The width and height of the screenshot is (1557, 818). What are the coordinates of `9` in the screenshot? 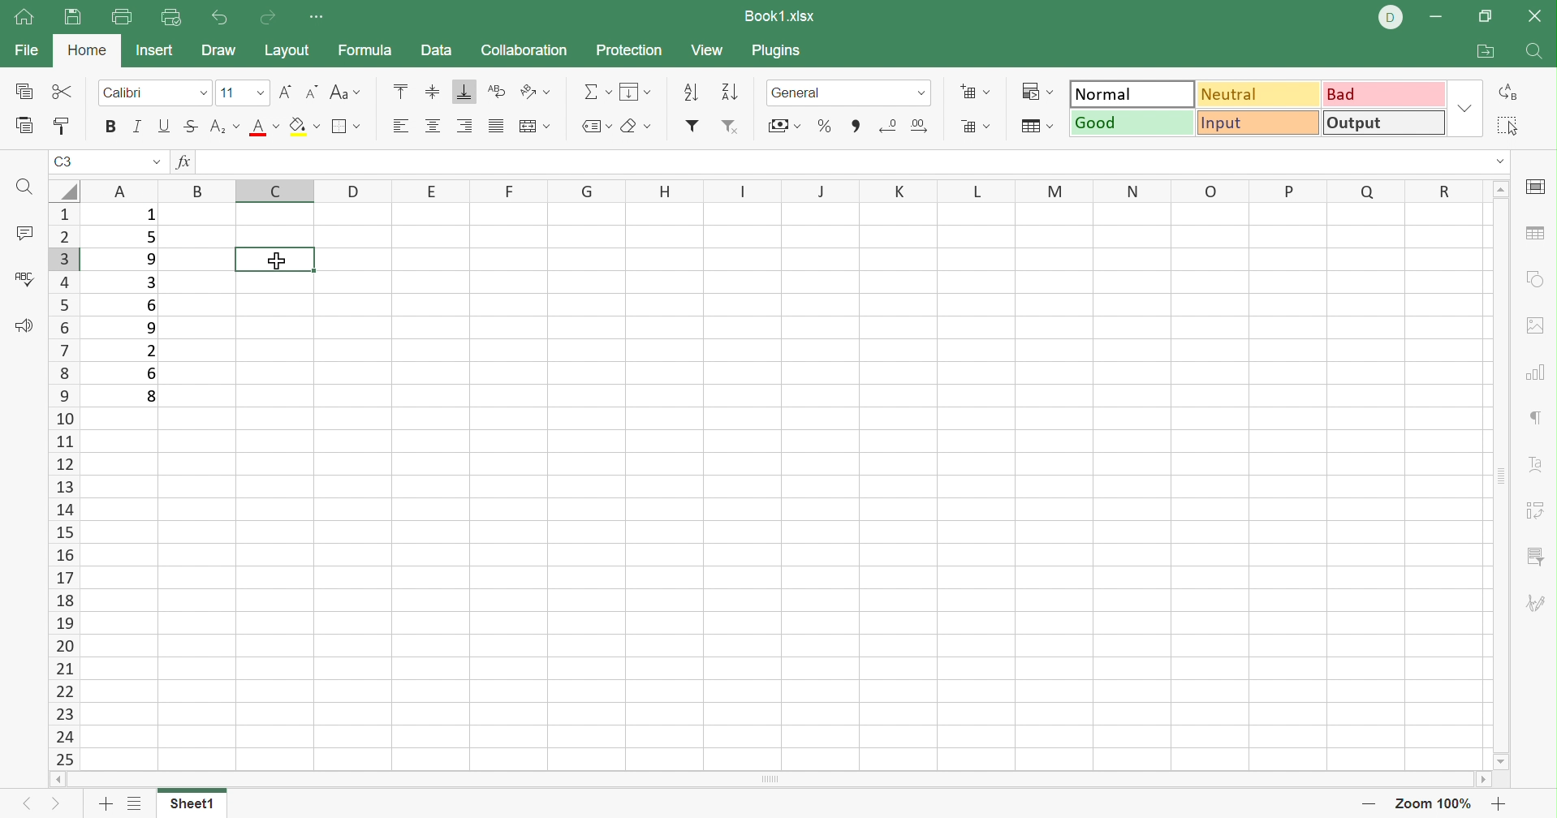 It's located at (151, 258).